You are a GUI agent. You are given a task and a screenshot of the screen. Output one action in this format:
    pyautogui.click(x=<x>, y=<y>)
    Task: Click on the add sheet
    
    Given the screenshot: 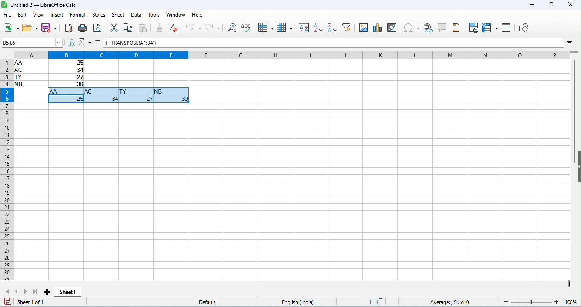 What is the action you would take?
    pyautogui.click(x=48, y=292)
    